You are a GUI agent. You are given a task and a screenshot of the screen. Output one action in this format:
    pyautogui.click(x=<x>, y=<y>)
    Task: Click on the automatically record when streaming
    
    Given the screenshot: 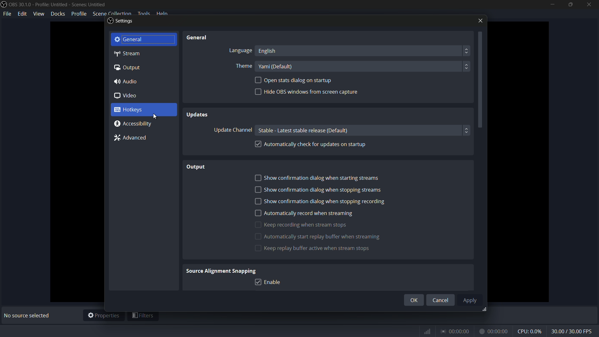 What is the action you would take?
    pyautogui.click(x=304, y=213)
    